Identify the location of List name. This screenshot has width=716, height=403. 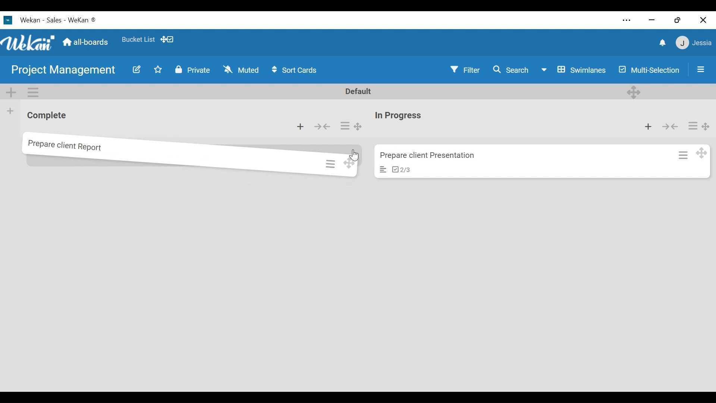
(399, 116).